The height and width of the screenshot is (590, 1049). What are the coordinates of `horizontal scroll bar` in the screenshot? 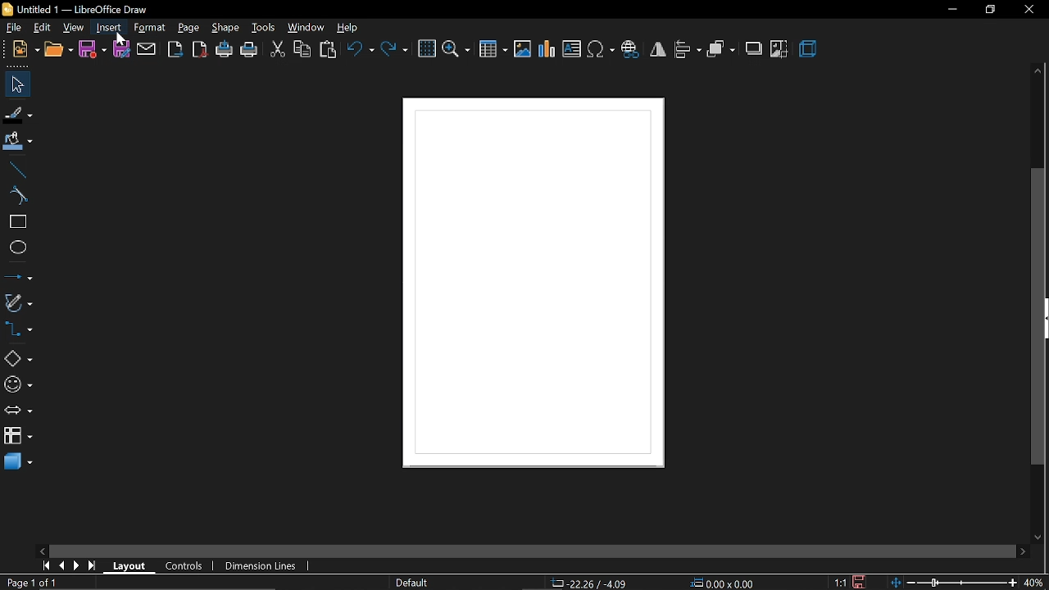 It's located at (535, 552).